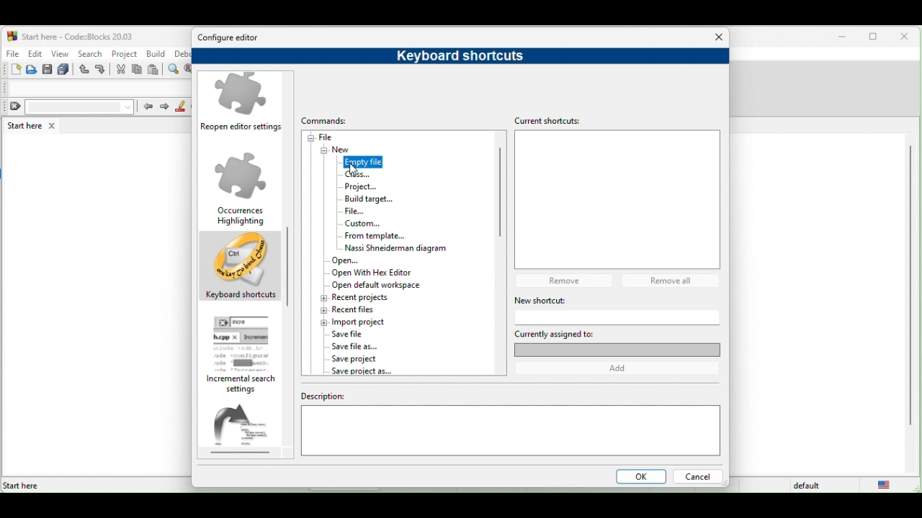 The width and height of the screenshot is (922, 518). Describe the element at coordinates (843, 37) in the screenshot. I see `minimize` at that location.